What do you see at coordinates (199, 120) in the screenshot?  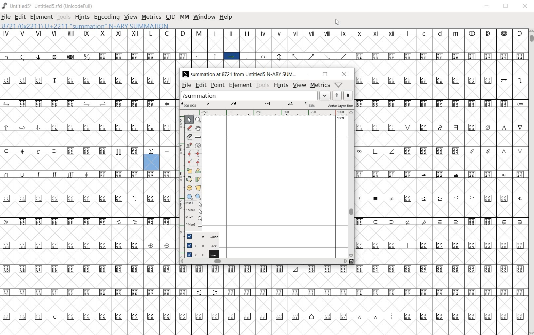 I see `MAGNIFY` at bounding box center [199, 120].